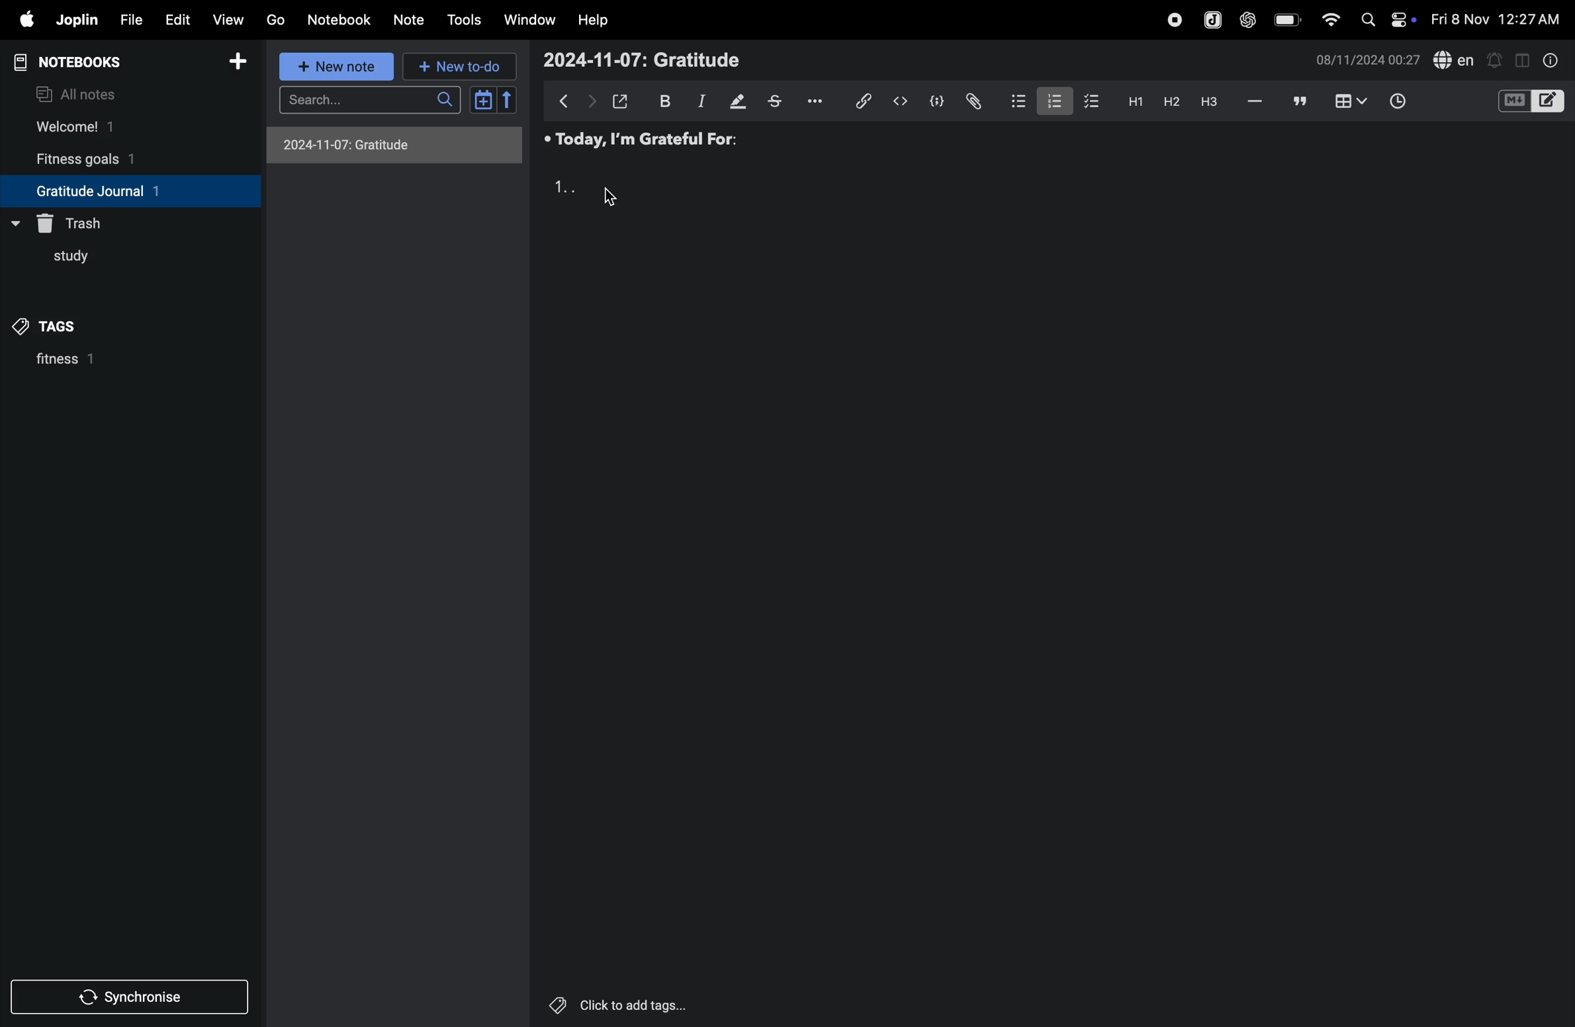 The width and height of the screenshot is (1575, 1027). I want to click on window, so click(530, 19).